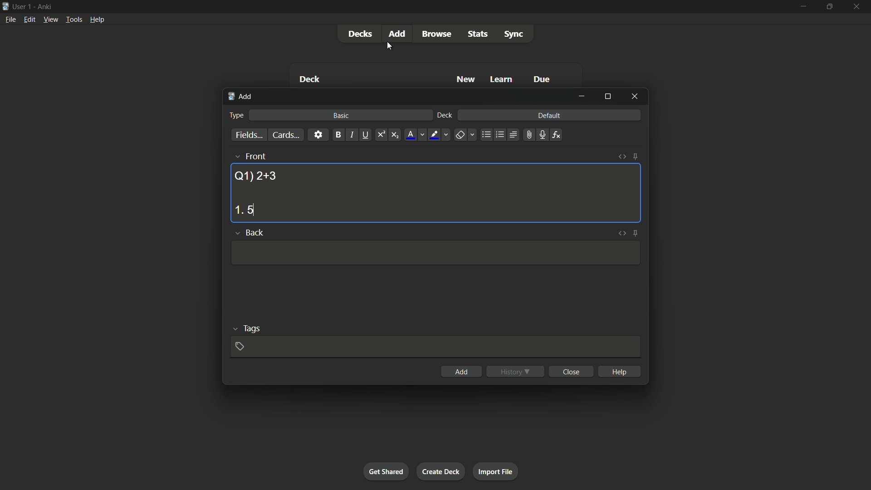  What do you see at coordinates (513, 135) in the screenshot?
I see `alignment` at bounding box center [513, 135].